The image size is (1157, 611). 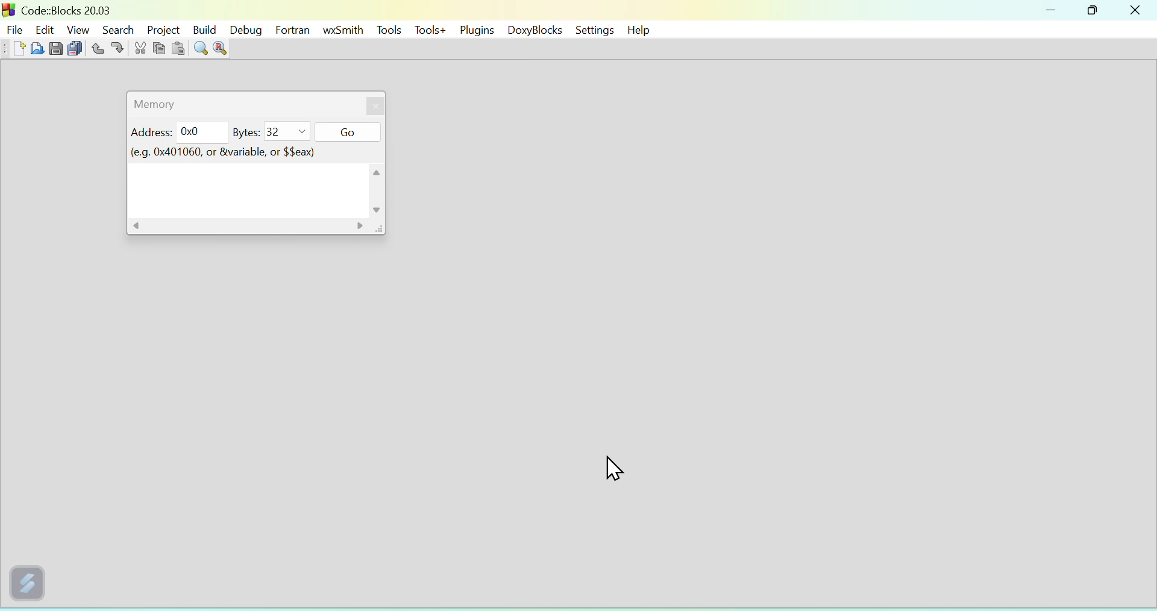 I want to click on Go, so click(x=349, y=131).